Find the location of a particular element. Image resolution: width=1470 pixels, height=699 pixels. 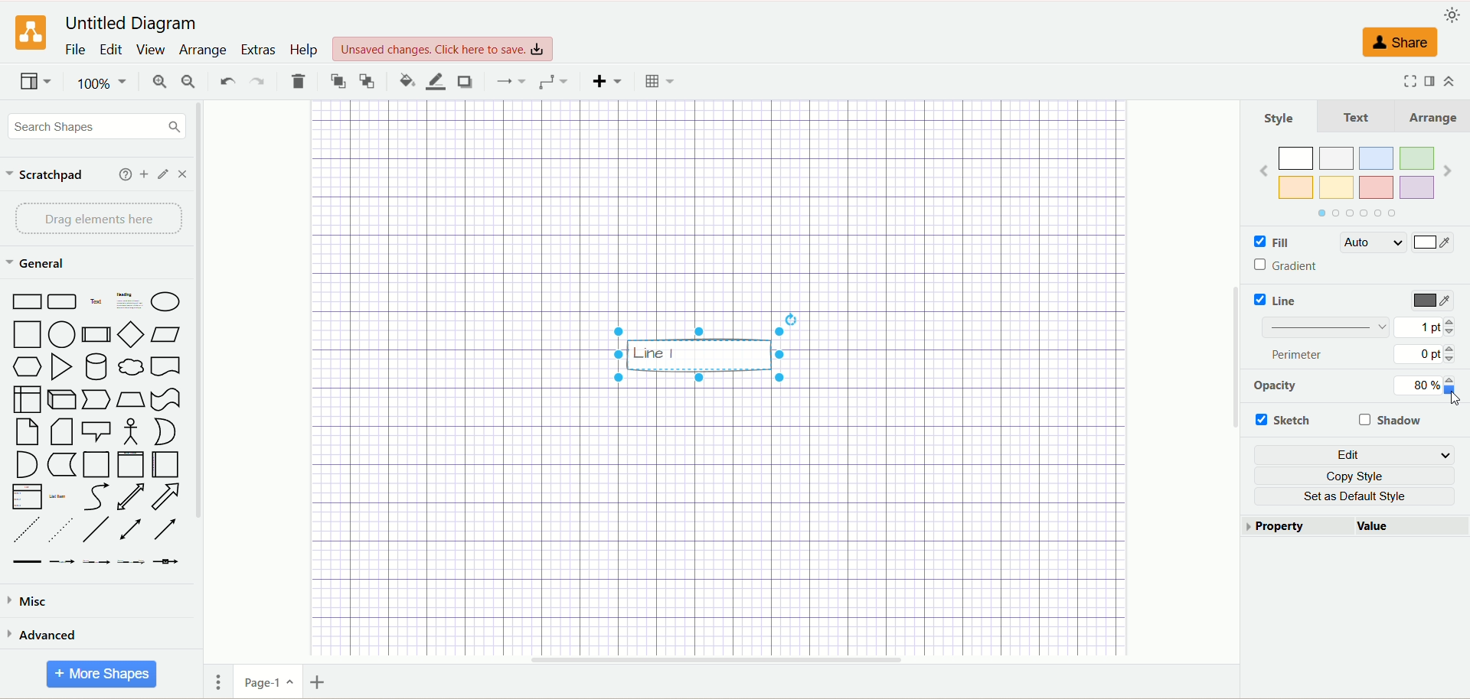

misc is located at coordinates (35, 601).